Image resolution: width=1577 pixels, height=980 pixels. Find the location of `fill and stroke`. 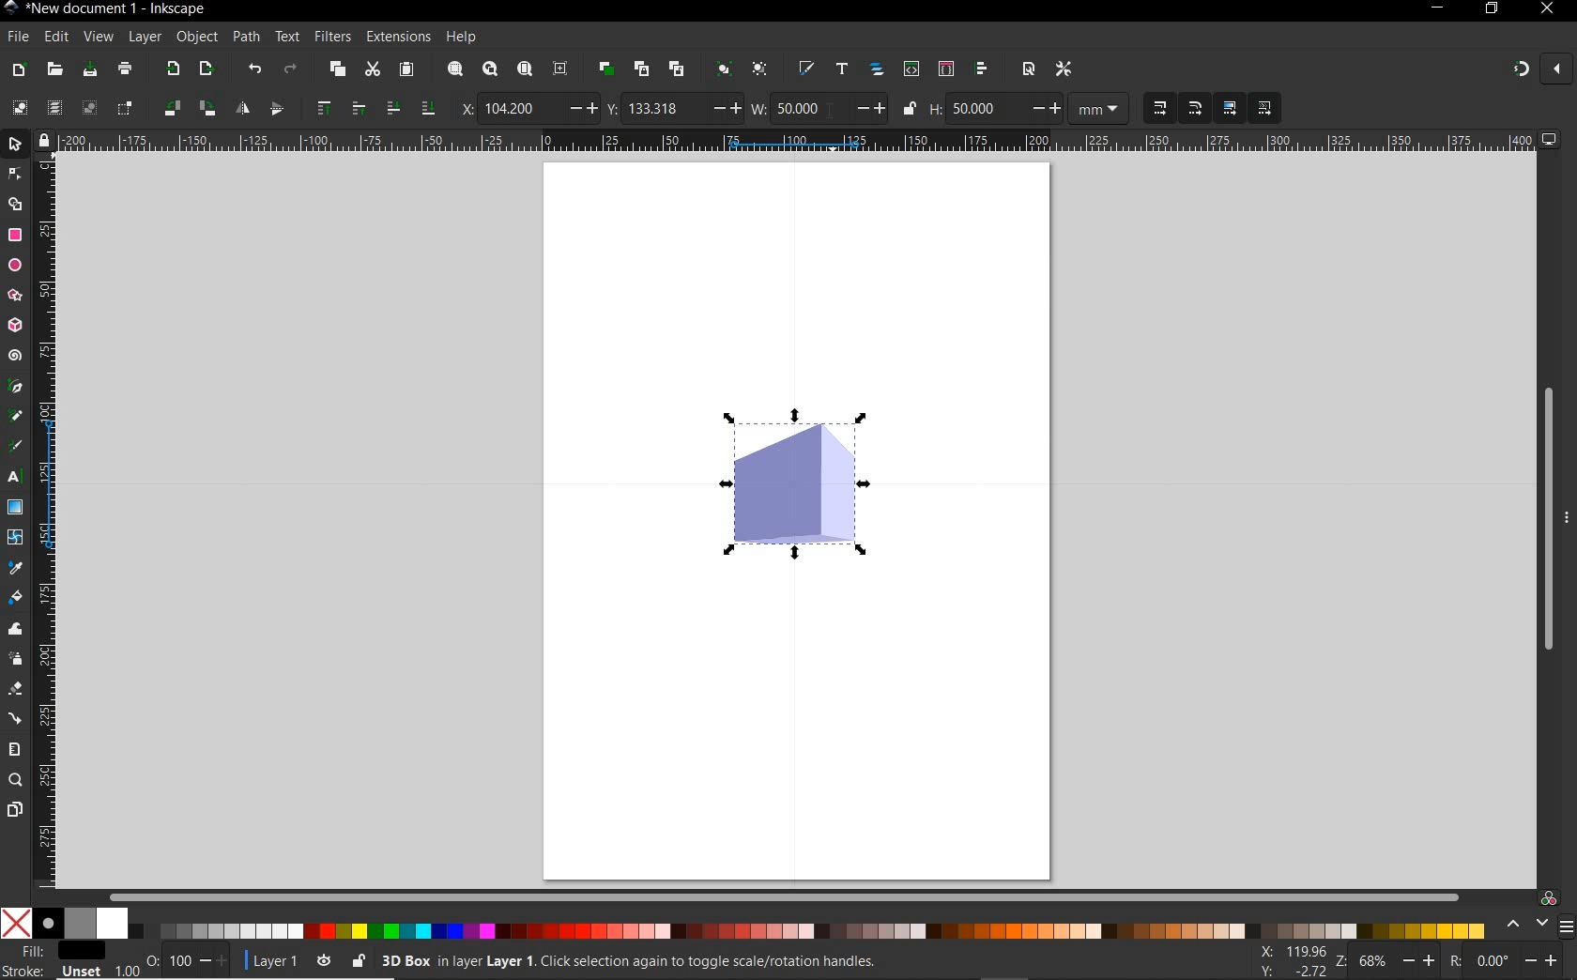

fill and stroke is located at coordinates (55, 961).